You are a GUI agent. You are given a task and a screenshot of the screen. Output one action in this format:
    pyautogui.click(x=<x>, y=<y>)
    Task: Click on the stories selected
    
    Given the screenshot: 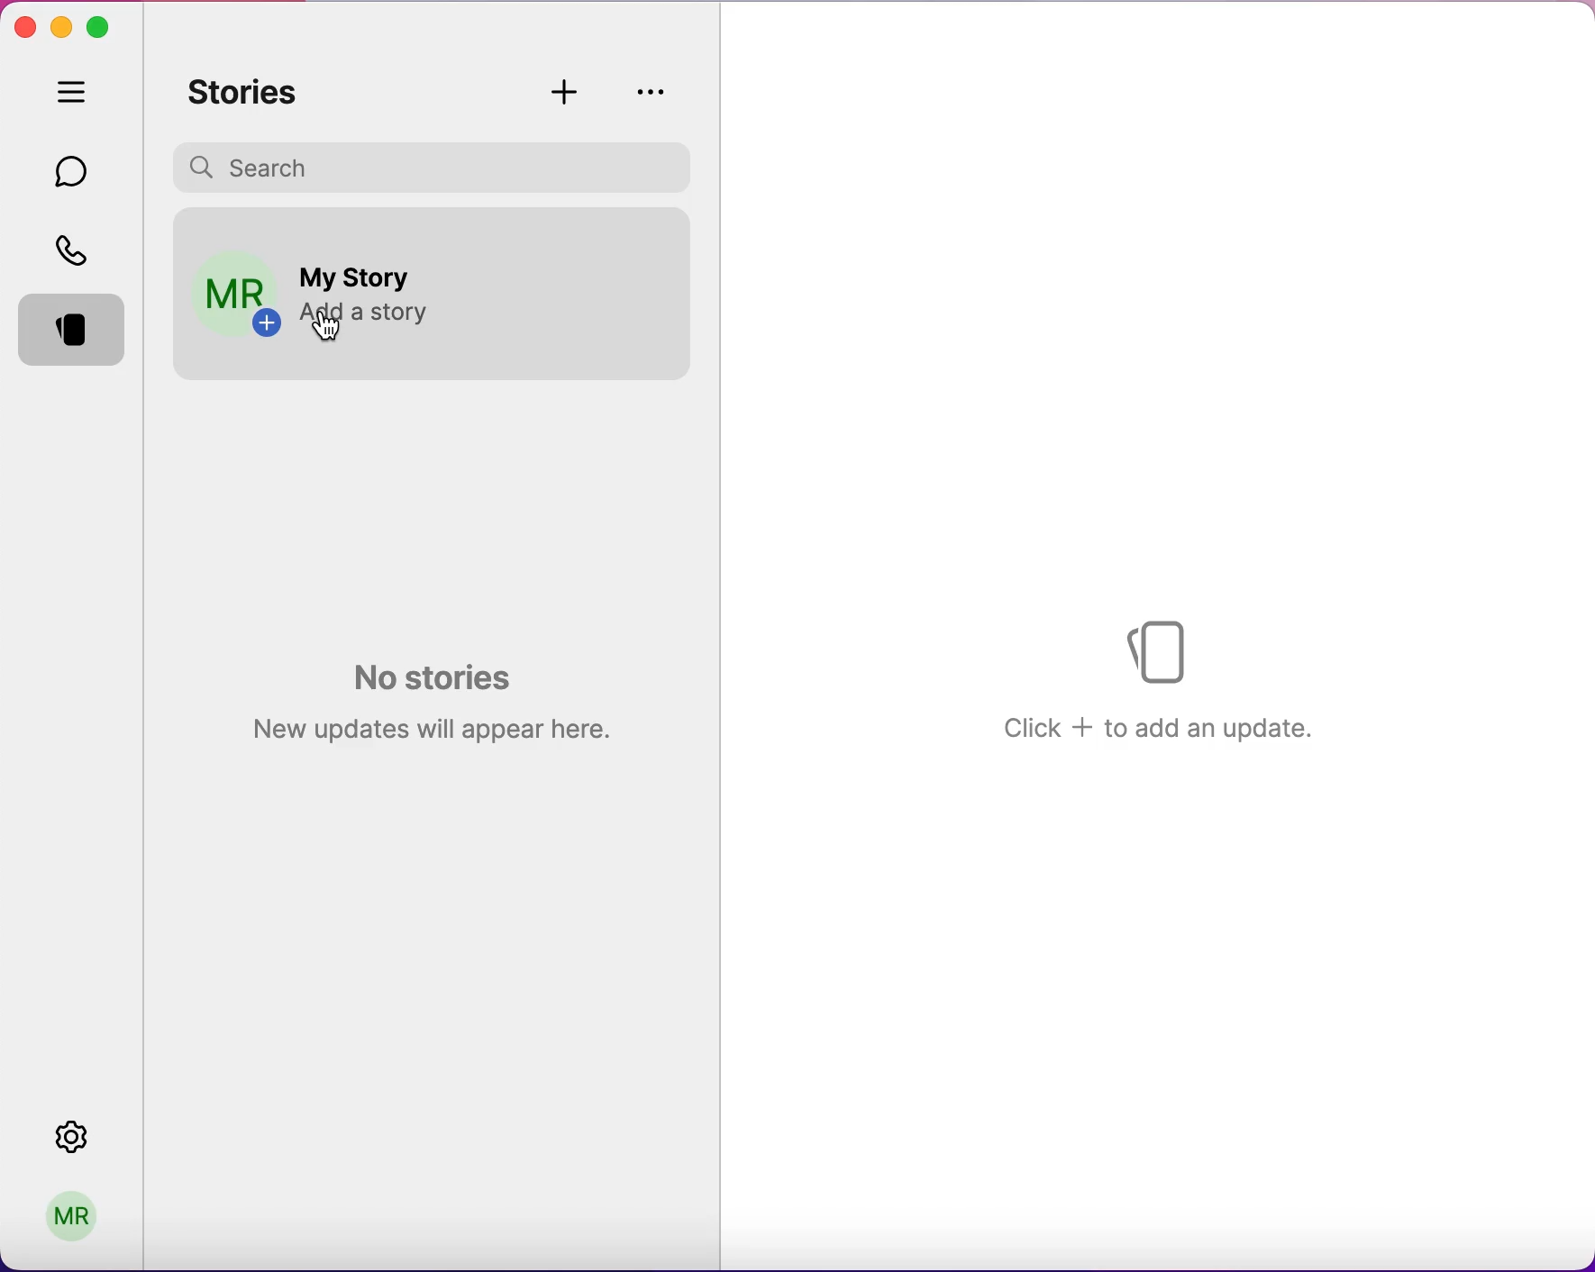 What is the action you would take?
    pyautogui.click(x=76, y=333)
    